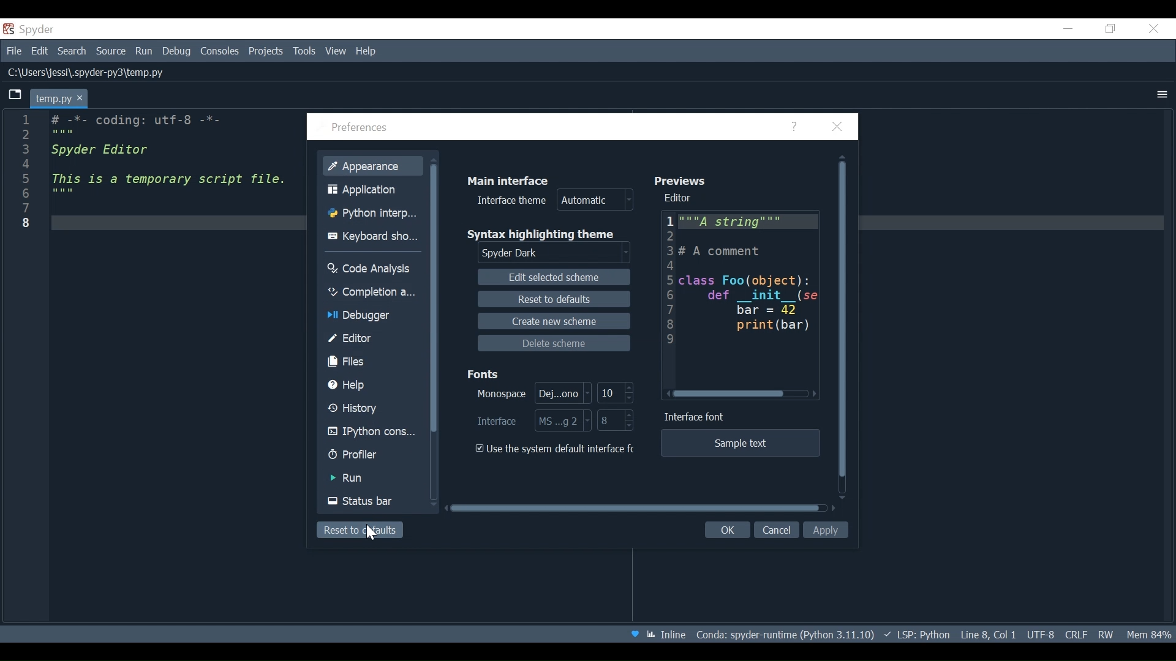 This screenshot has width=1176, height=661. I want to click on Sample text, so click(739, 443).